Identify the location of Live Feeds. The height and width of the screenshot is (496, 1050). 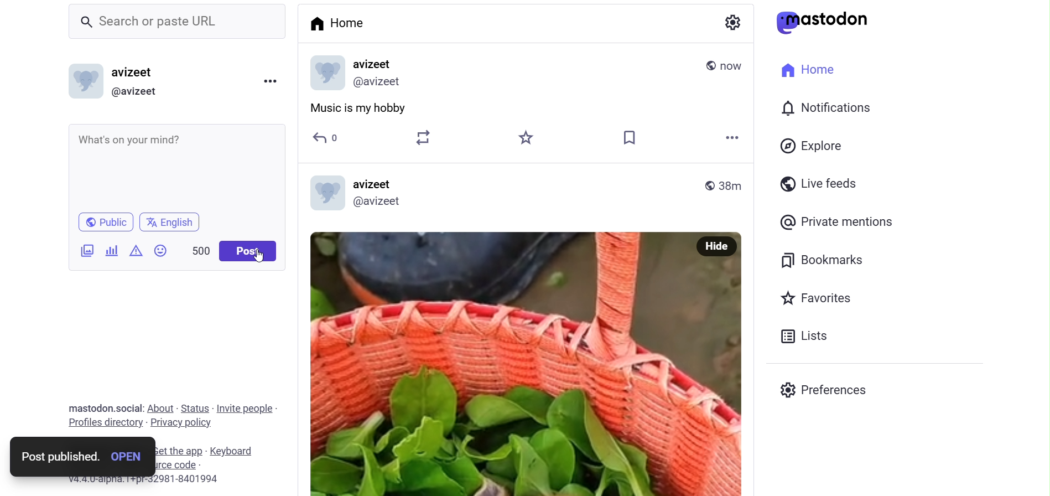
(817, 184).